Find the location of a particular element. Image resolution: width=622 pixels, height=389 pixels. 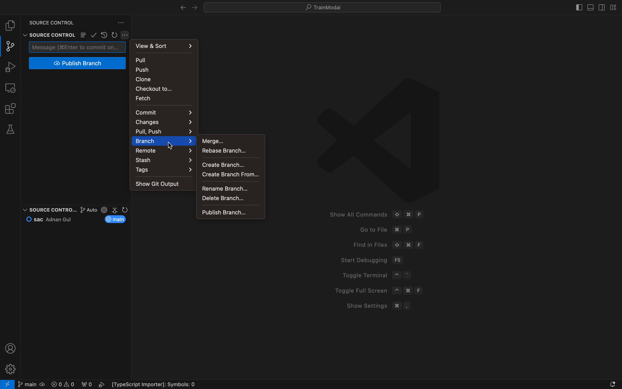

welcome screen is located at coordinates (433, 198).